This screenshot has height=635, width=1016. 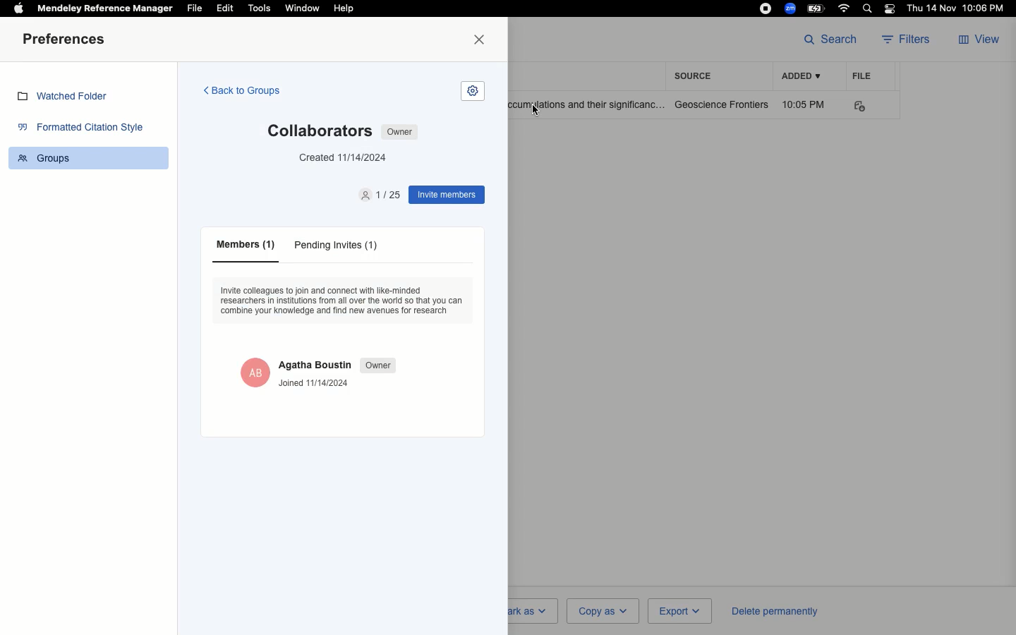 I want to click on Help, so click(x=343, y=9).